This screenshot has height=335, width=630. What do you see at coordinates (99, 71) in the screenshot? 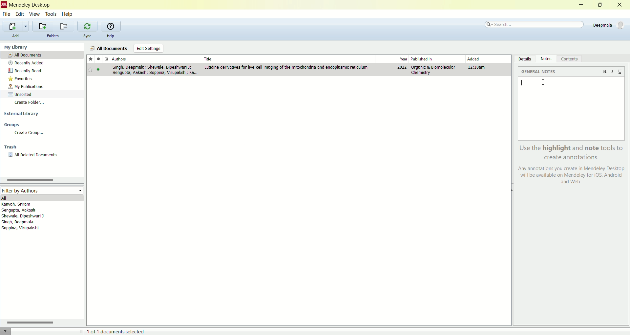
I see `Active` at bounding box center [99, 71].